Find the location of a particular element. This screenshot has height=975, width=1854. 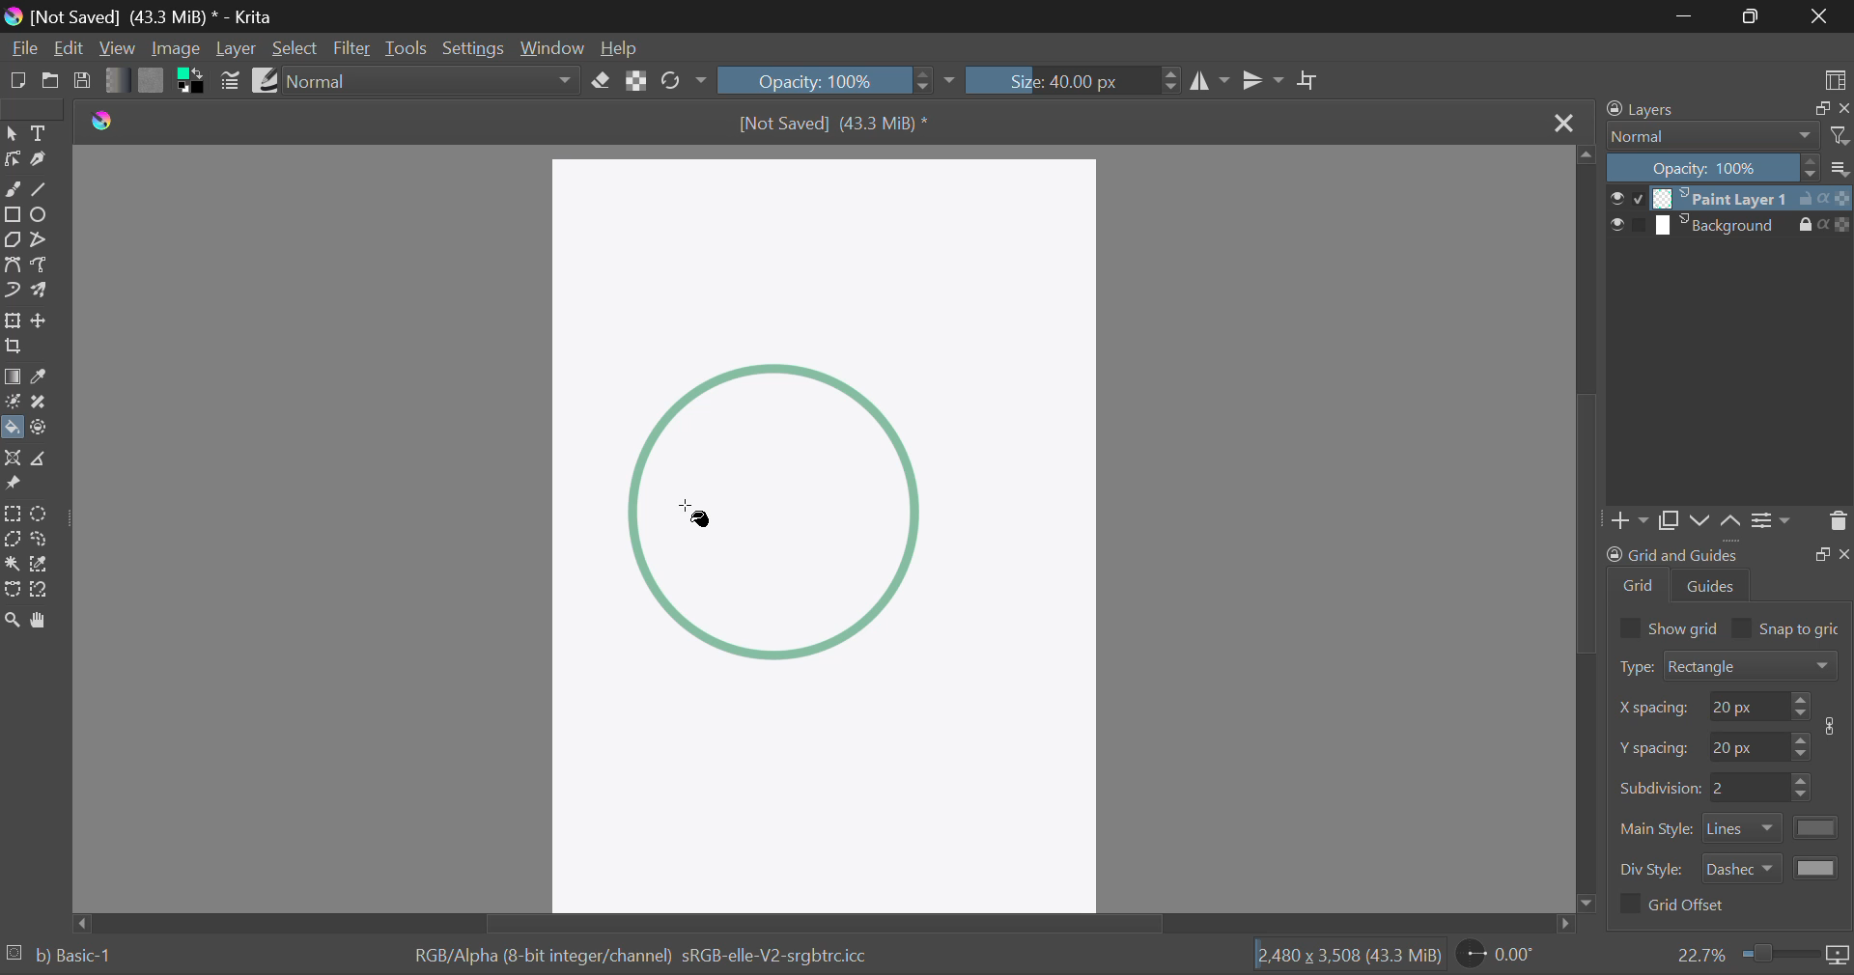

Save is located at coordinates (83, 83).